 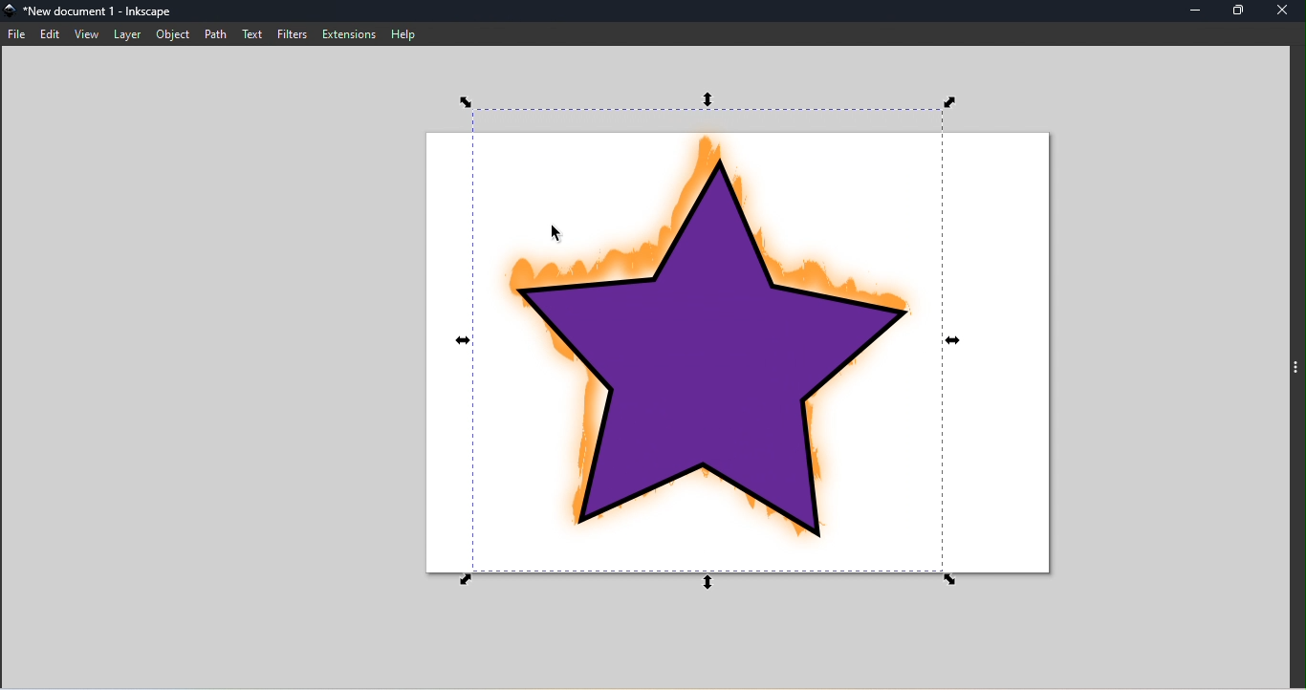 I want to click on Maximize, so click(x=1240, y=12).